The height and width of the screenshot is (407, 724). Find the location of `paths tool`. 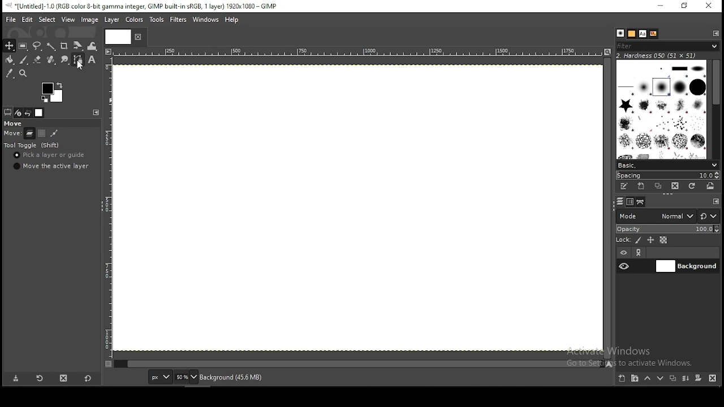

paths tool is located at coordinates (78, 60).